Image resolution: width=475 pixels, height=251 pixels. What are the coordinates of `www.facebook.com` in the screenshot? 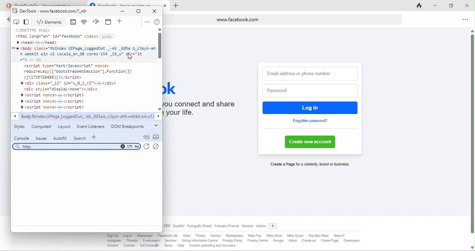 It's located at (283, 19).